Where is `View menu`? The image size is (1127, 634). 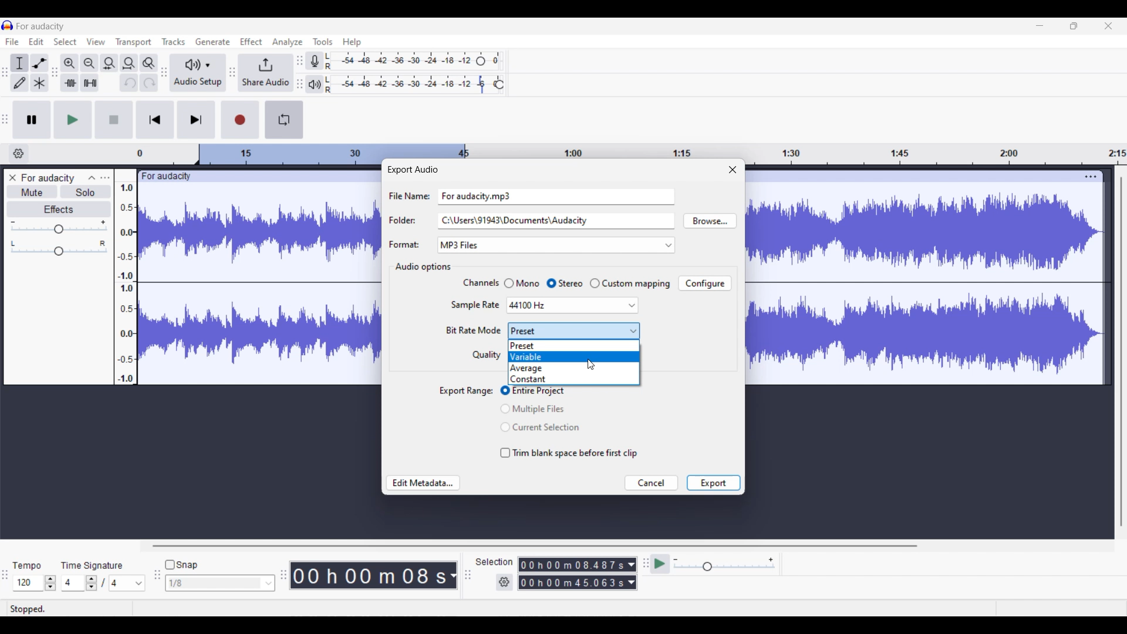 View menu is located at coordinates (96, 42).